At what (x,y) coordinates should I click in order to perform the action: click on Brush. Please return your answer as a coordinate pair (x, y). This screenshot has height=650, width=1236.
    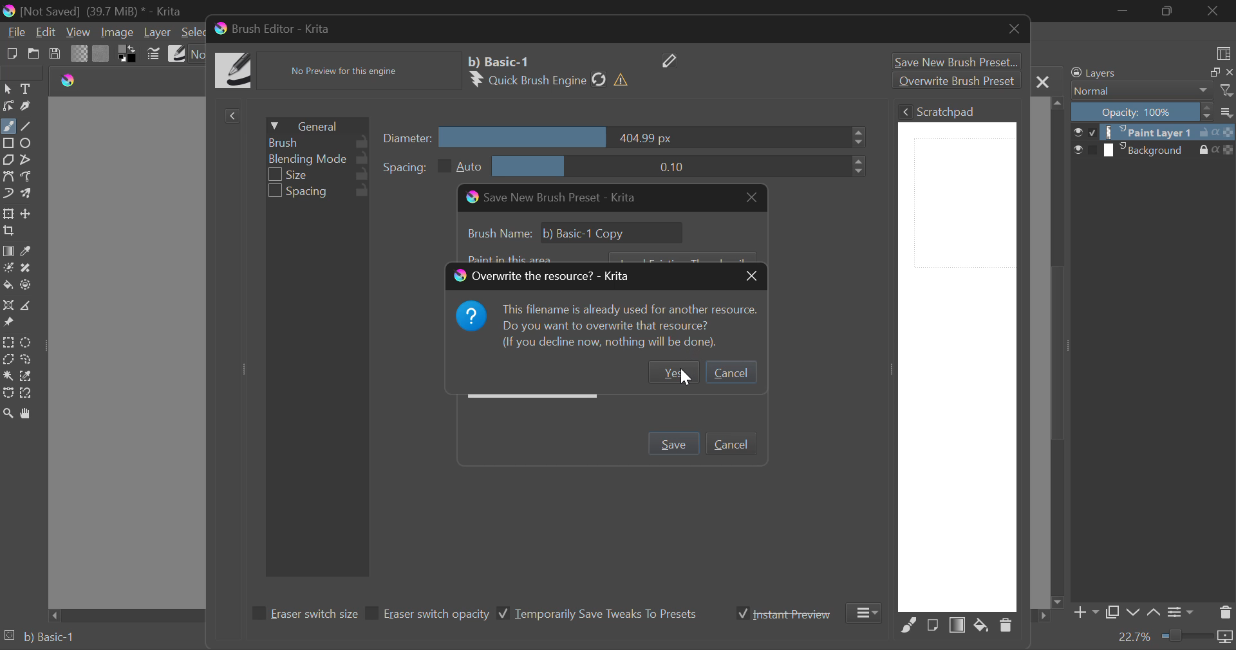
    Looking at the image, I should click on (317, 142).